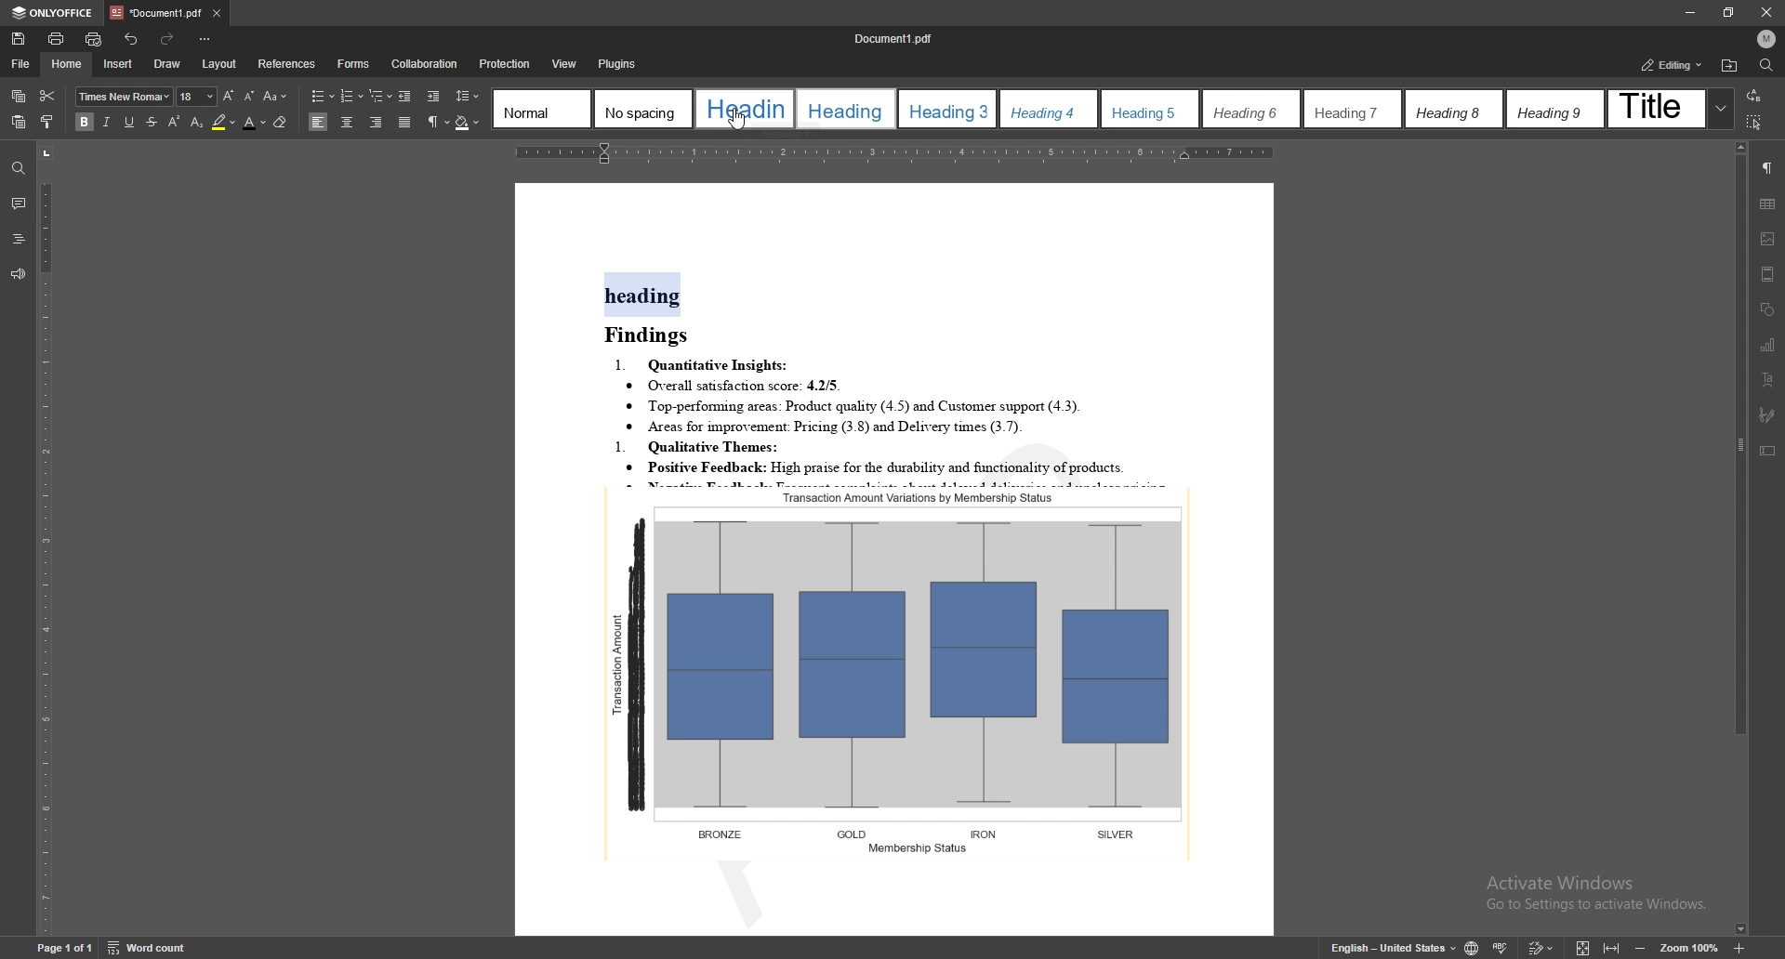 The height and width of the screenshot is (959, 1785). I want to click on feedback, so click(16, 275).